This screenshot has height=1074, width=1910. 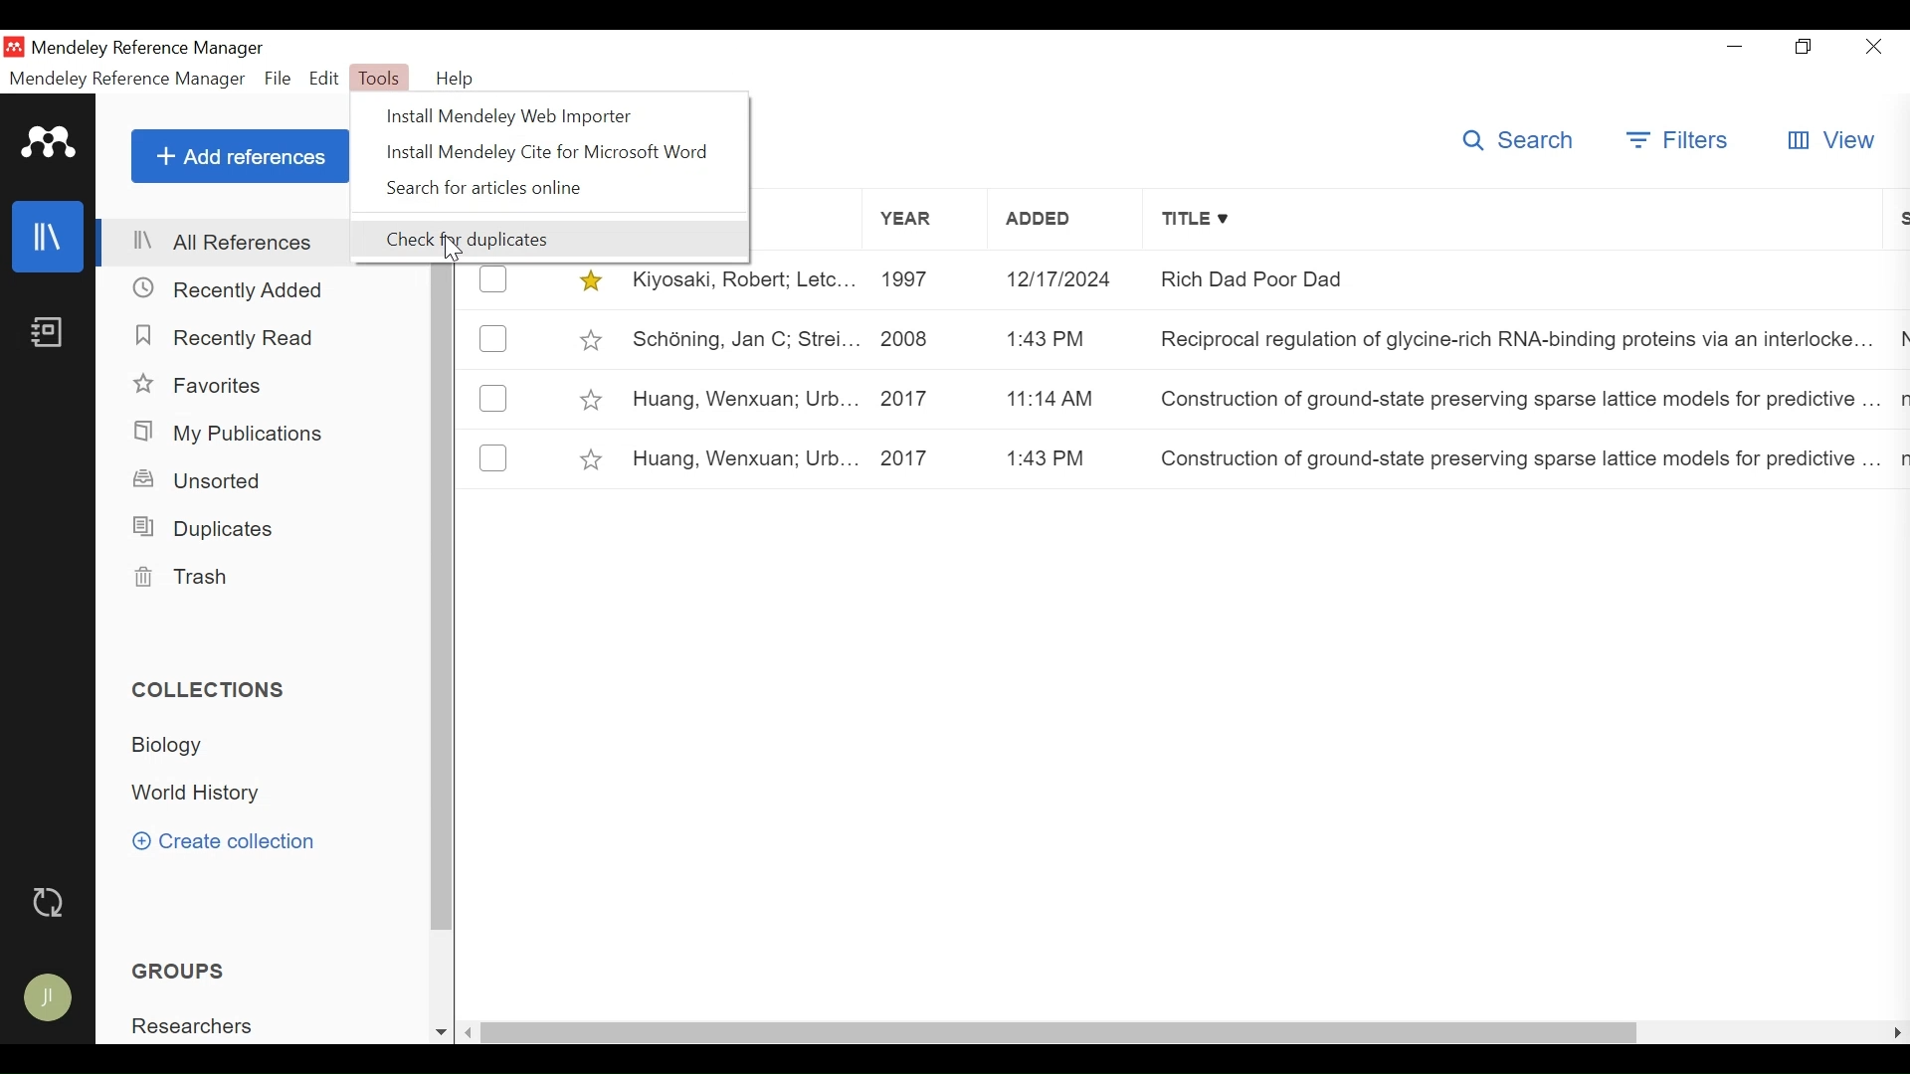 What do you see at coordinates (929, 459) in the screenshot?
I see `2017` at bounding box center [929, 459].